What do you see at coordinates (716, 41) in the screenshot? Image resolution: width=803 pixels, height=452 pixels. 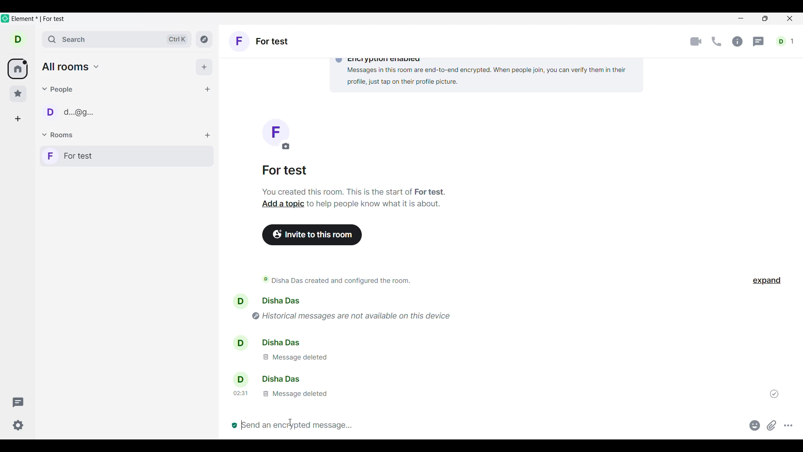 I see `Call` at bounding box center [716, 41].